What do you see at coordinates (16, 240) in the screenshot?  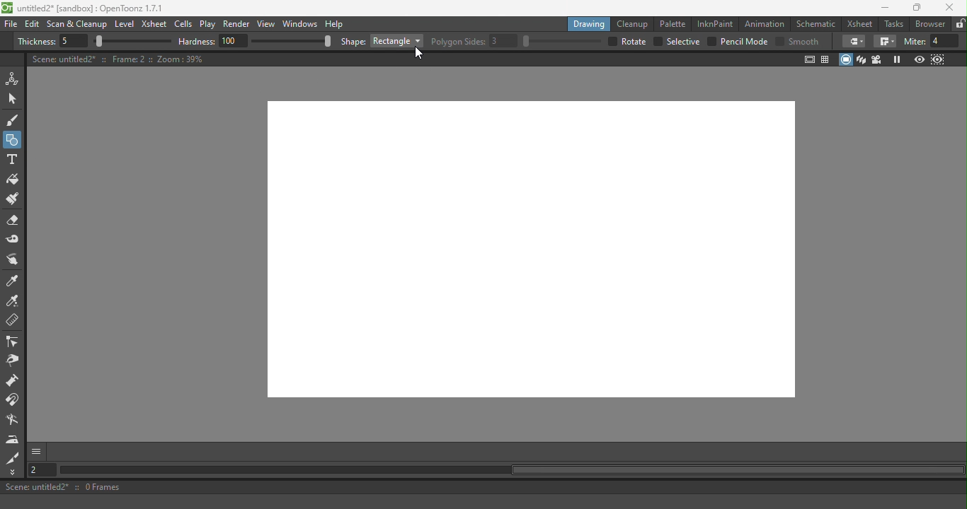 I see `Tape tool` at bounding box center [16, 240].